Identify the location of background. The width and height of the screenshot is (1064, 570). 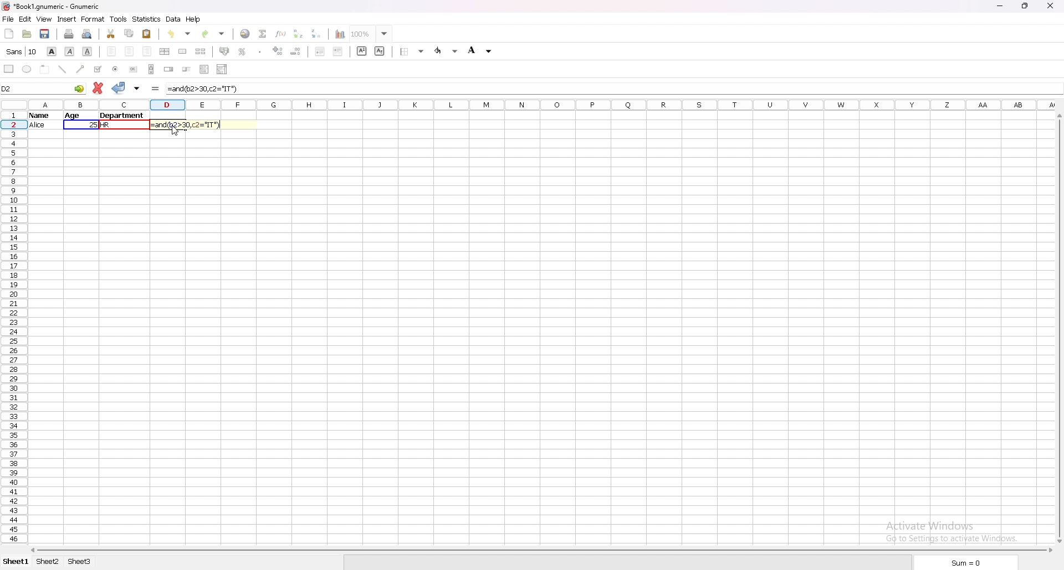
(479, 50).